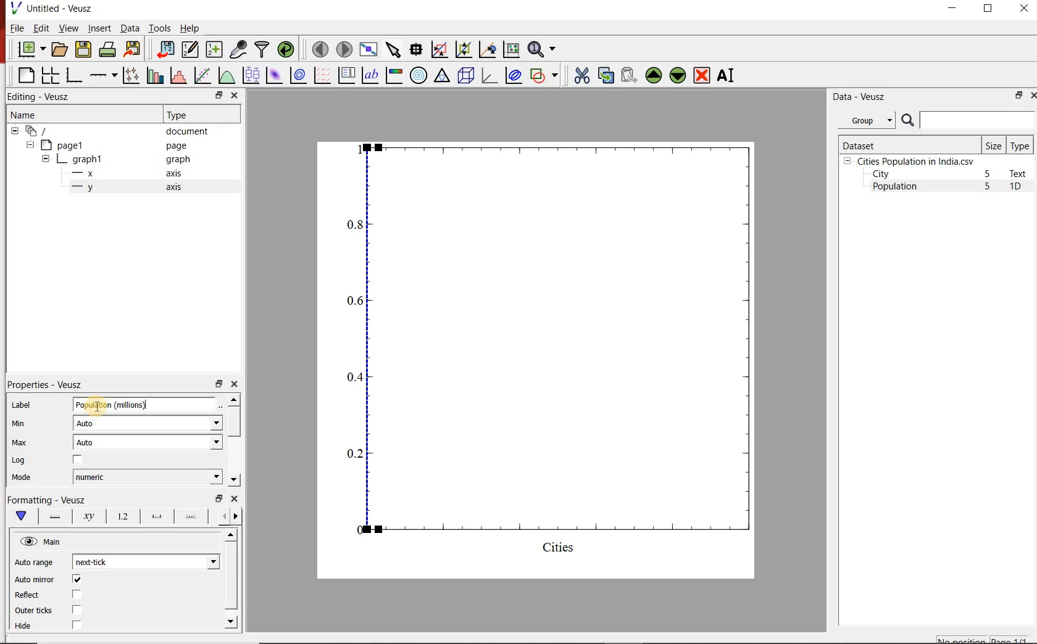  Describe the element at coordinates (20, 461) in the screenshot. I see `Log` at that location.